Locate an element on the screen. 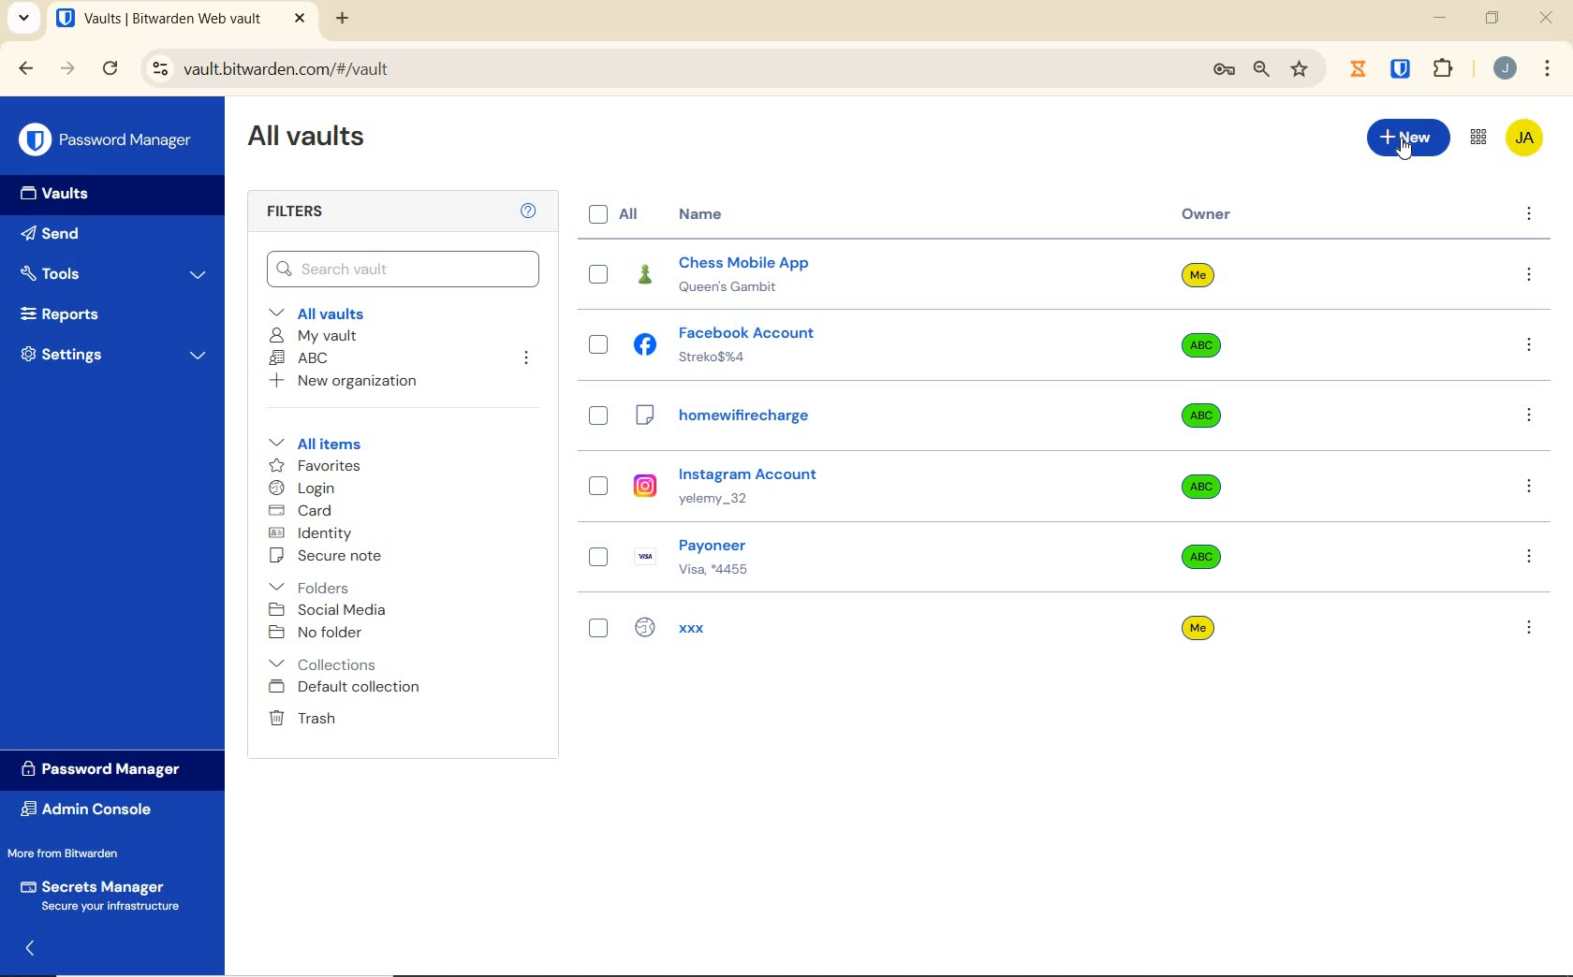 This screenshot has height=977, width=1573. All items is located at coordinates (316, 444).